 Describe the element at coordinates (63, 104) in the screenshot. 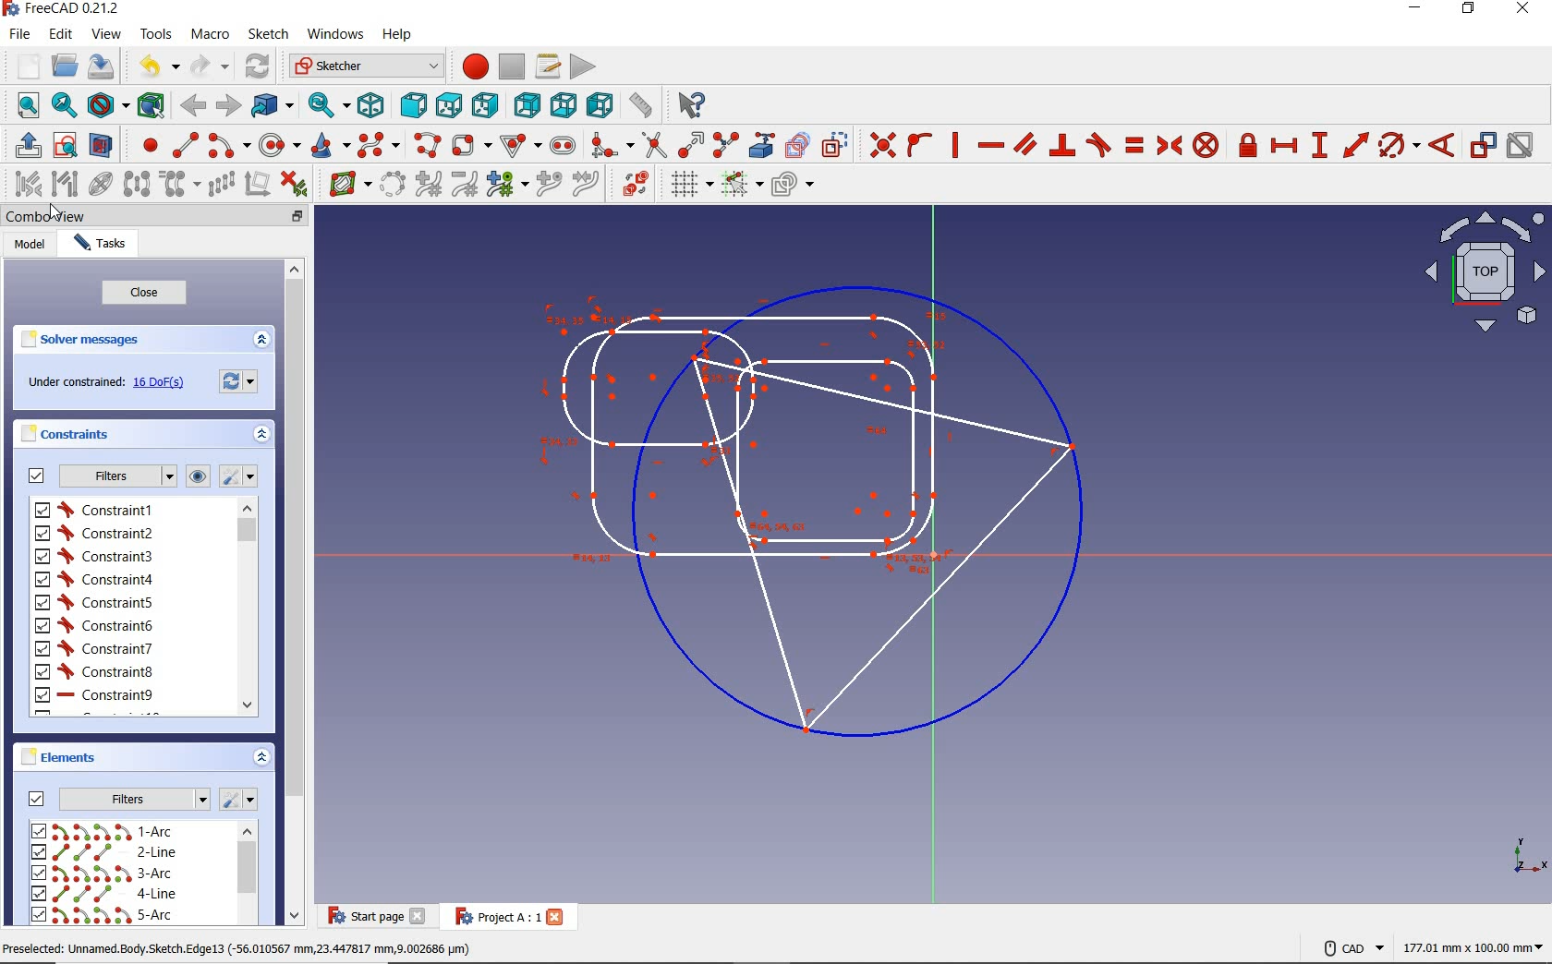

I see `fit selection` at that location.